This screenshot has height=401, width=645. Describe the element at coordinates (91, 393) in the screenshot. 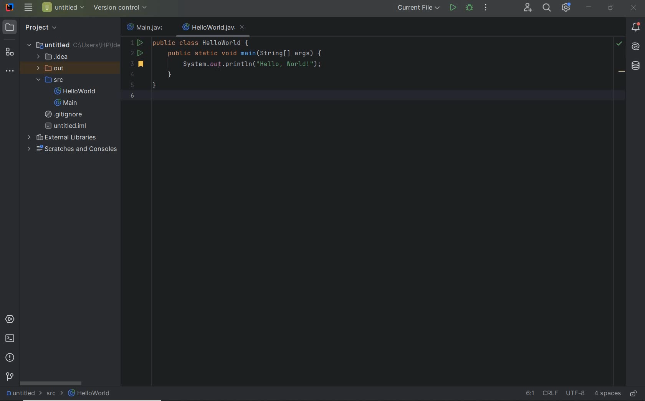

I see `HelloWorld` at that location.